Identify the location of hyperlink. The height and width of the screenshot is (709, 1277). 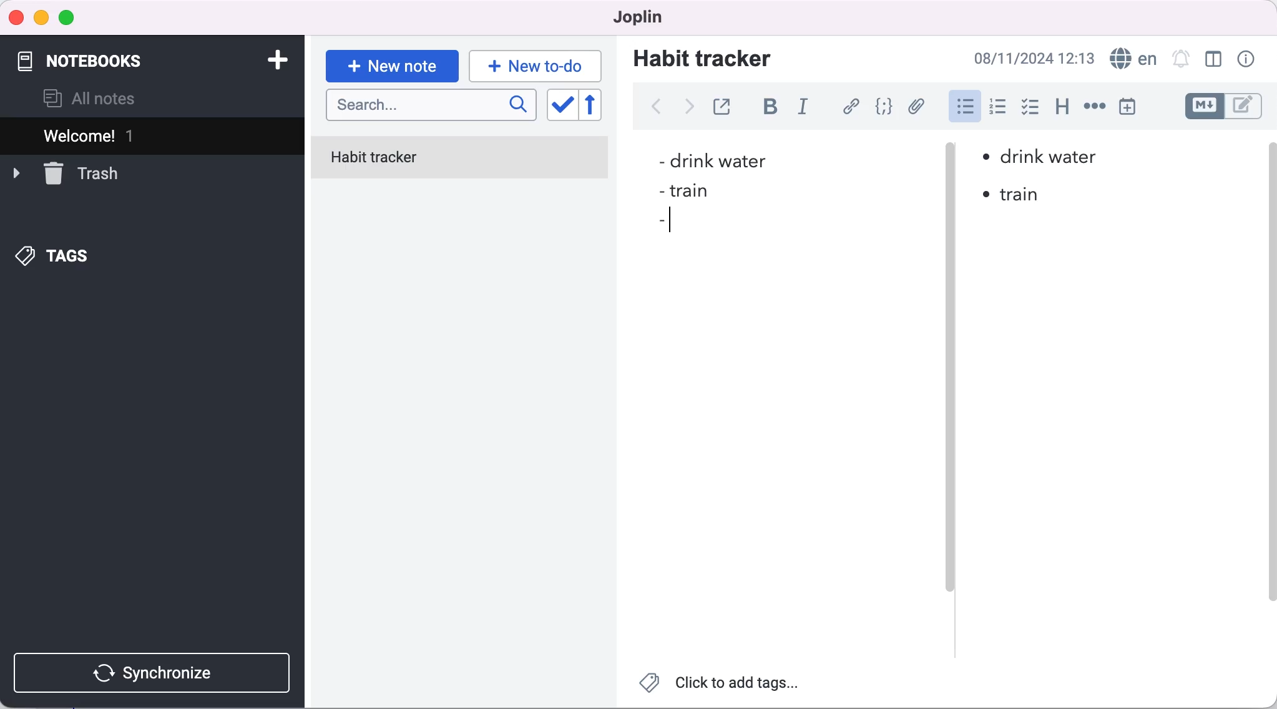
(853, 106).